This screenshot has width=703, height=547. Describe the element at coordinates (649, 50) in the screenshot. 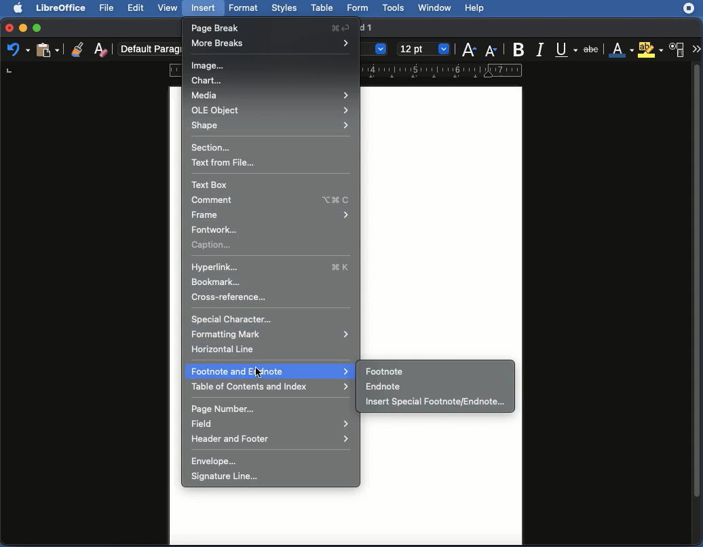

I see `Highlighting color` at that location.